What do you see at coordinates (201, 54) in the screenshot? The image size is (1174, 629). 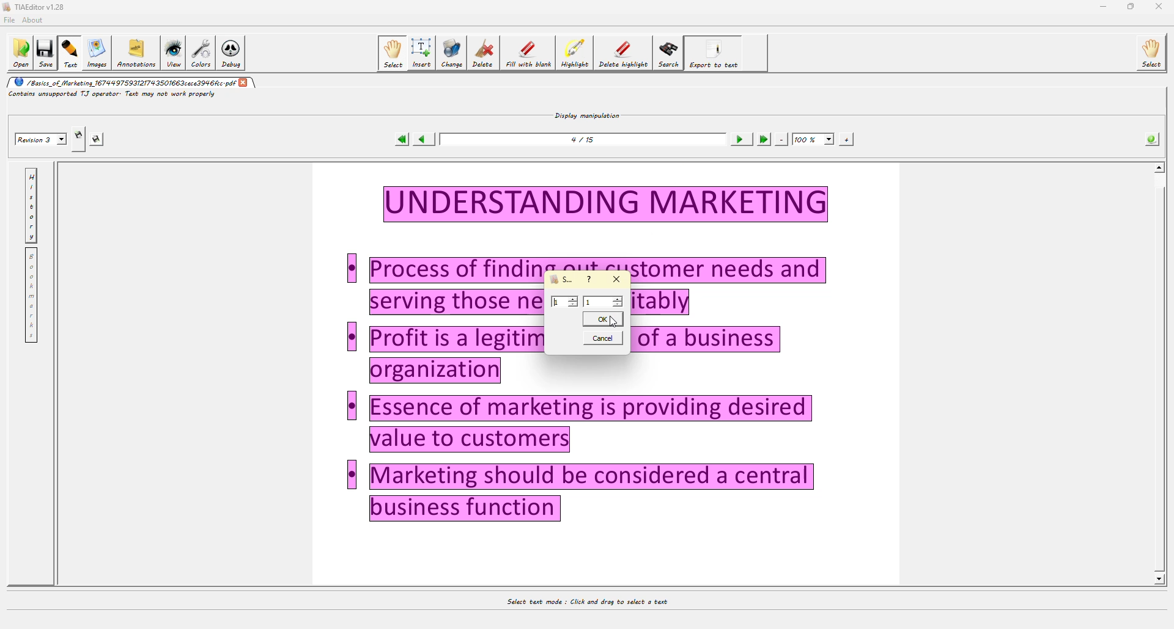 I see `colors` at bounding box center [201, 54].